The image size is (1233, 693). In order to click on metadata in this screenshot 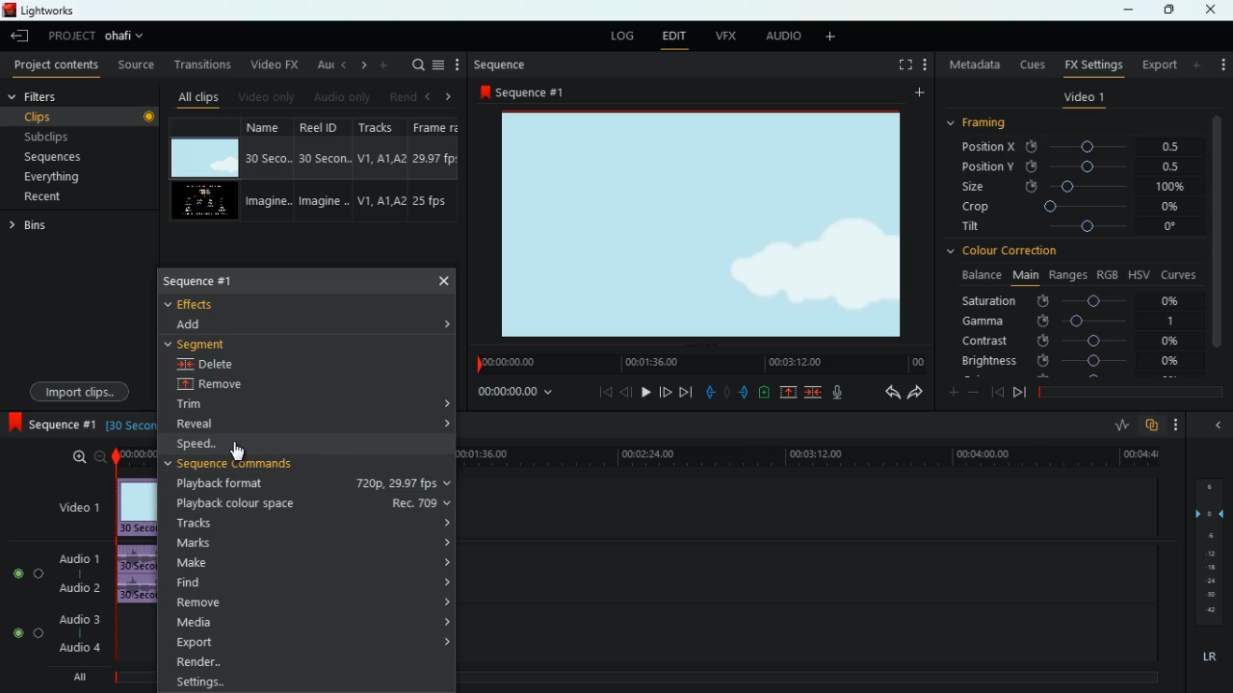, I will do `click(972, 66)`.